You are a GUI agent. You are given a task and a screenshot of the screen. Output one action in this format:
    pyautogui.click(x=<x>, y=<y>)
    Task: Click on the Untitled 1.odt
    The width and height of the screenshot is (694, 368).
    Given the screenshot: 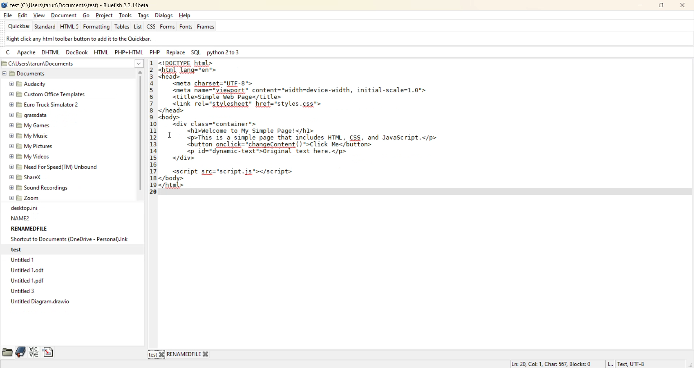 What is the action you would take?
    pyautogui.click(x=29, y=270)
    